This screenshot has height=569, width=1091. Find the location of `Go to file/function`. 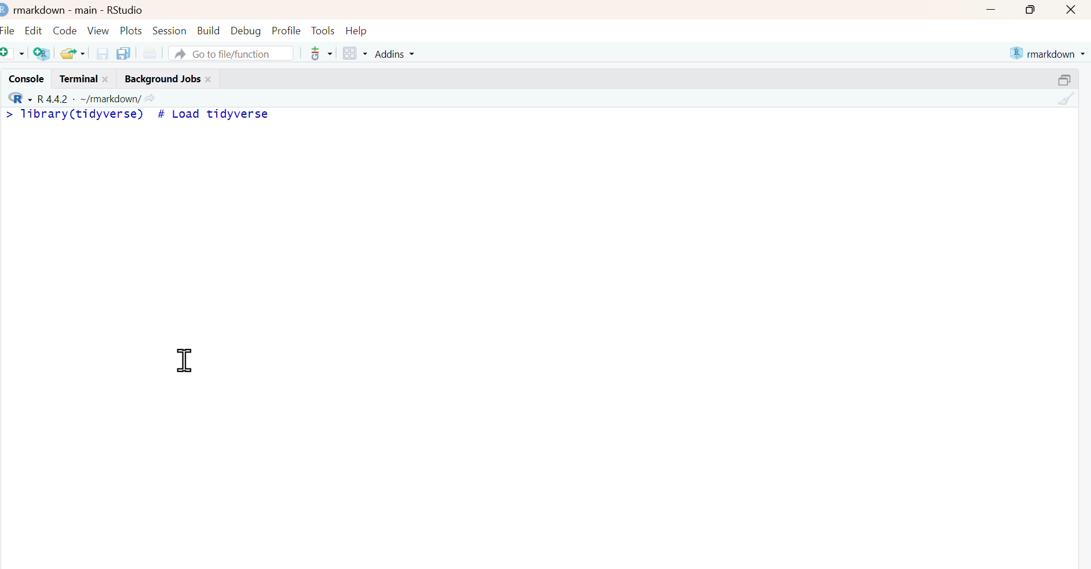

Go to file/function is located at coordinates (232, 53).